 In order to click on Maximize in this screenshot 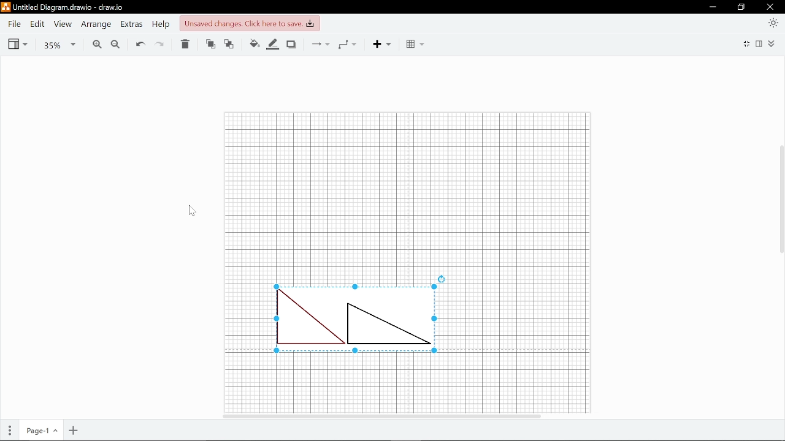, I will do `click(740, 7)`.